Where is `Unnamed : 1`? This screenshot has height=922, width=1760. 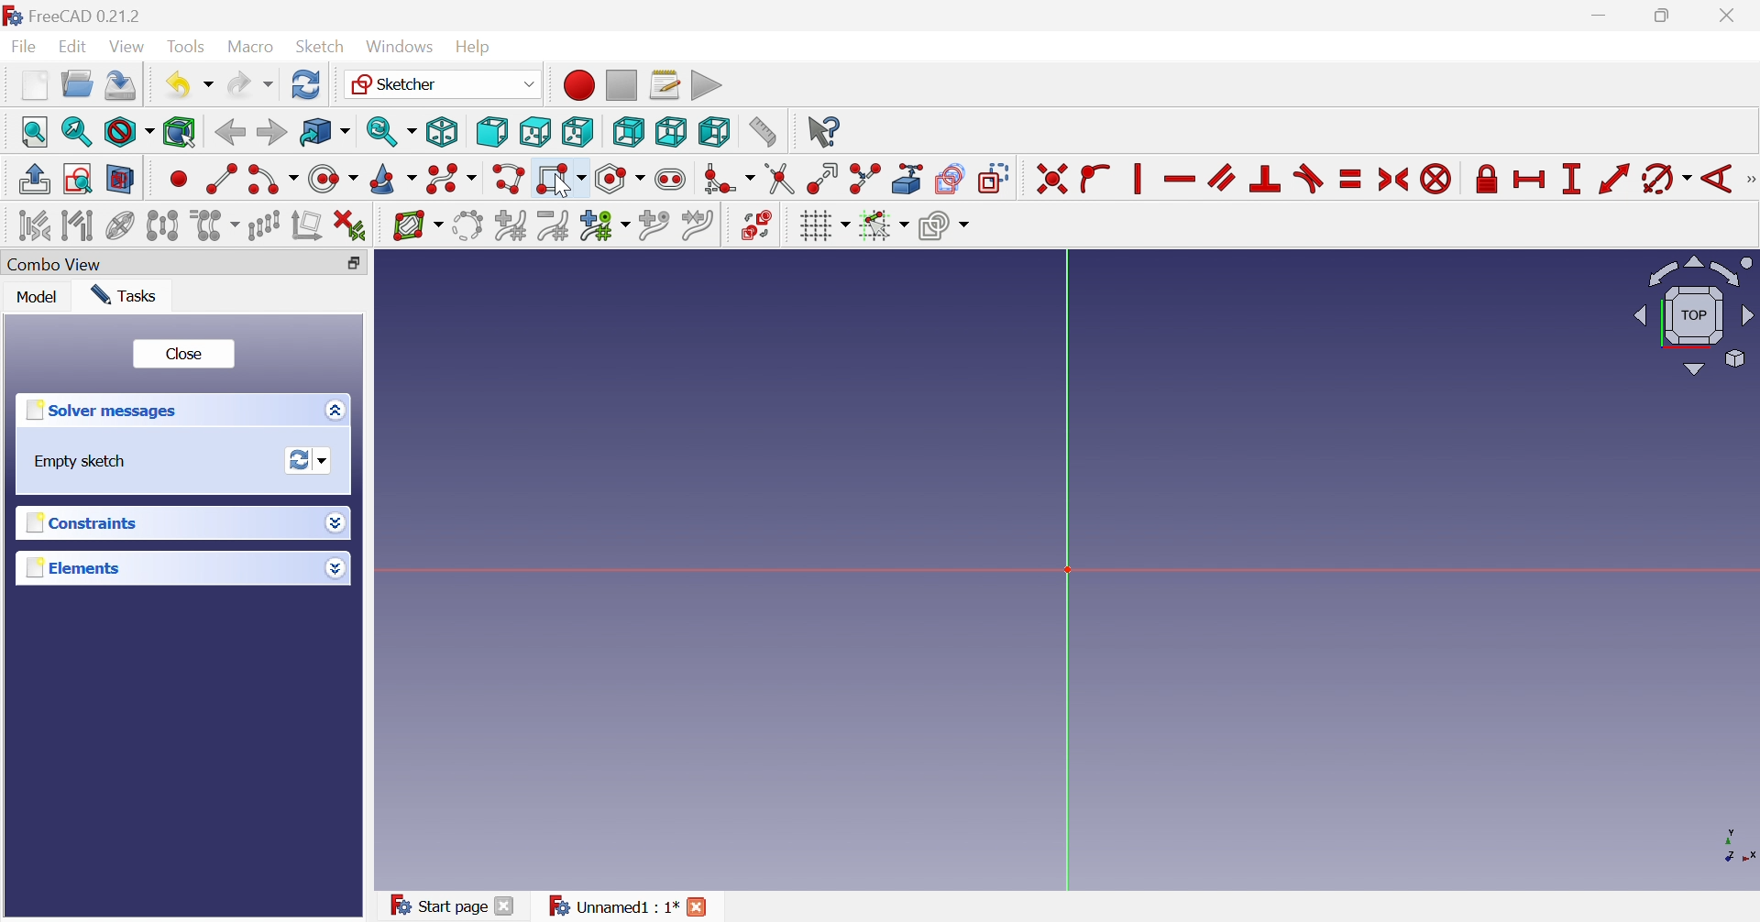 Unnamed : 1 is located at coordinates (610, 906).